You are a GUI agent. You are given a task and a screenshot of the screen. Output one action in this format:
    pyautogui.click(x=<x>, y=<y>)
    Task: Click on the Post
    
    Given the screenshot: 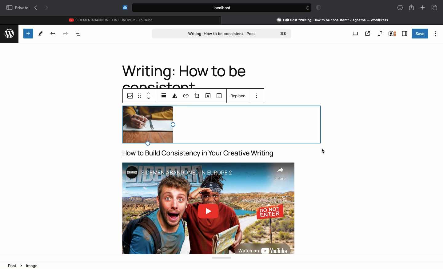 What is the action you would take?
    pyautogui.click(x=222, y=33)
    